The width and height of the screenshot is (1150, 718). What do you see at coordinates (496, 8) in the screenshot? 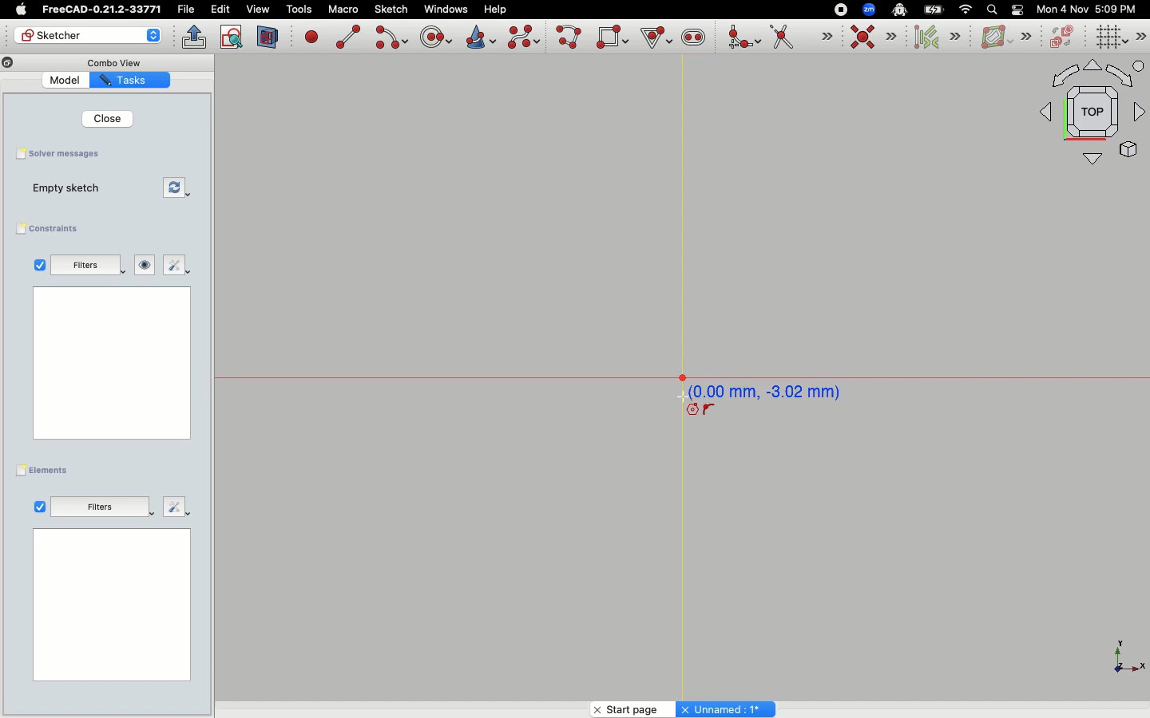
I see `Help` at bounding box center [496, 8].